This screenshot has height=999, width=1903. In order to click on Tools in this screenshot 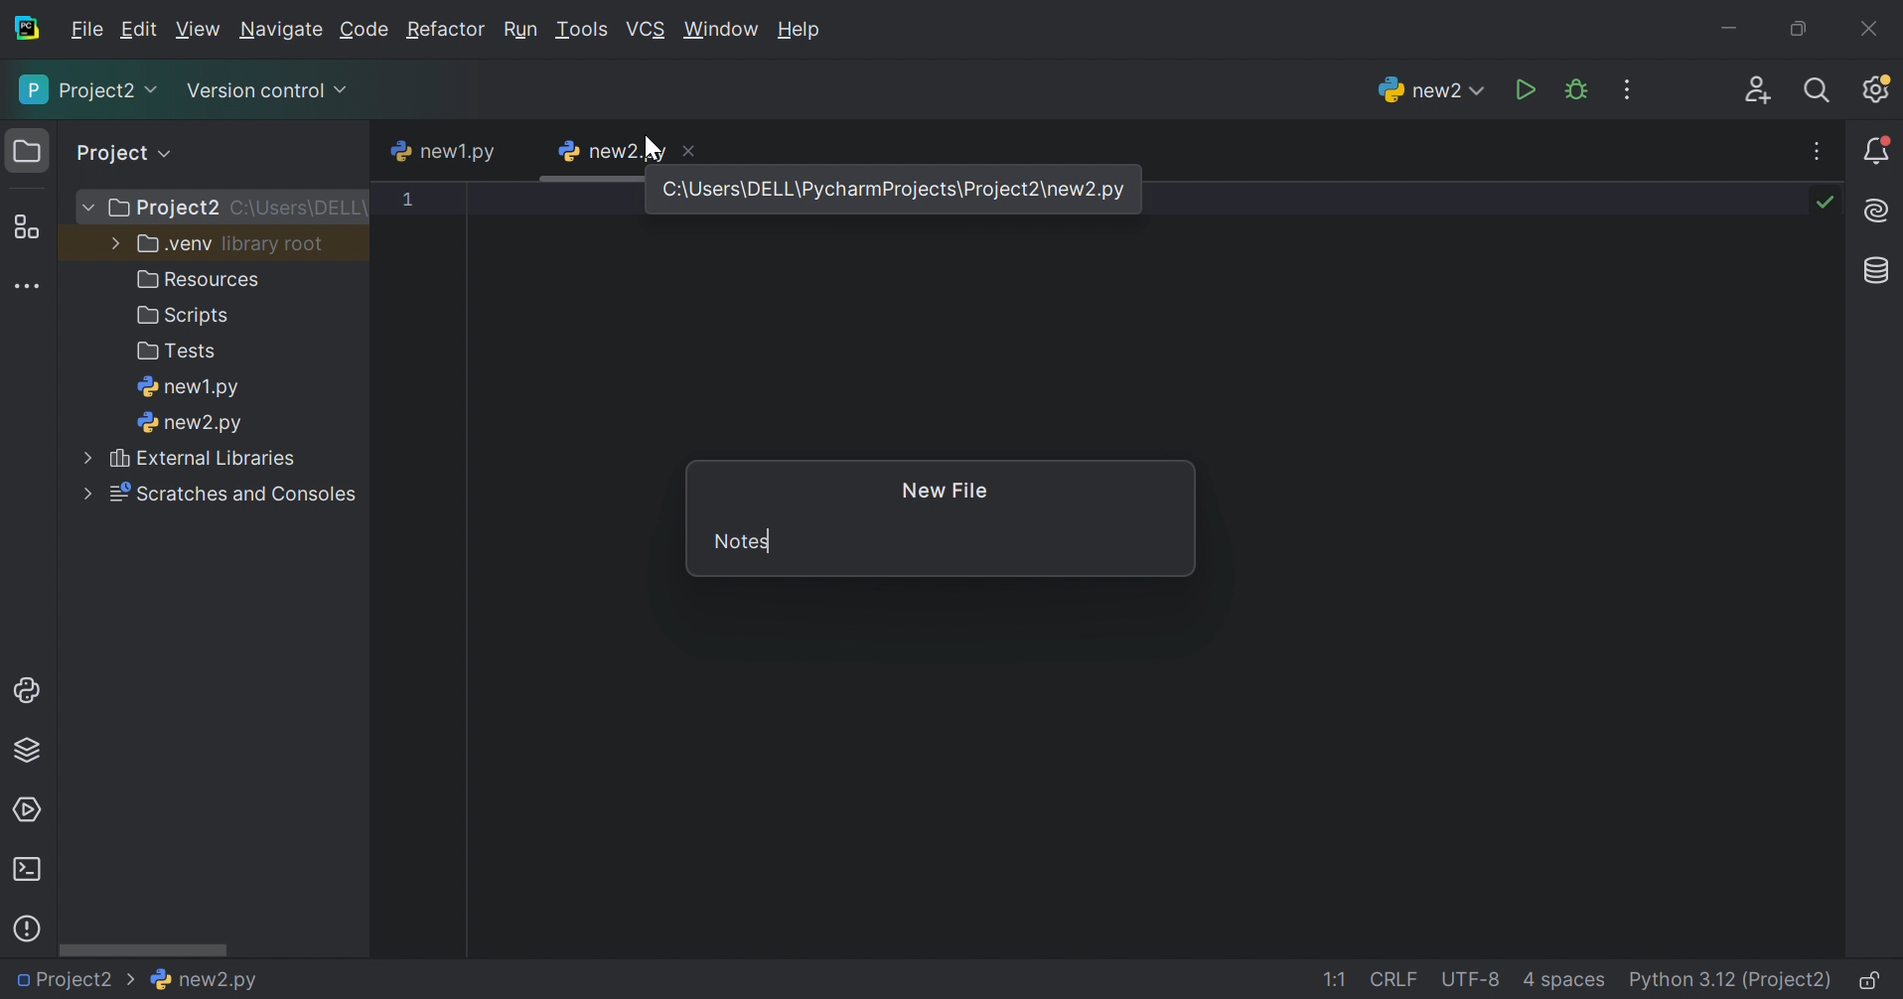, I will do `click(581, 30)`.